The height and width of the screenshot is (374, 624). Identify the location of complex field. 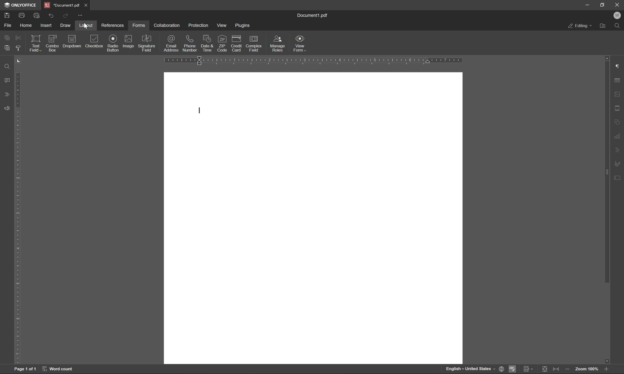
(255, 43).